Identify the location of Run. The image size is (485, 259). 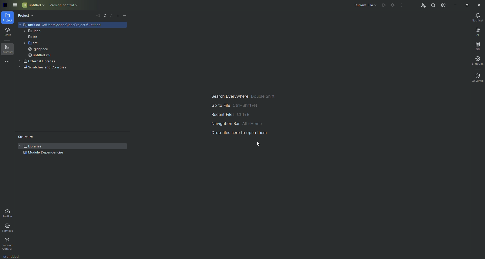
(383, 6).